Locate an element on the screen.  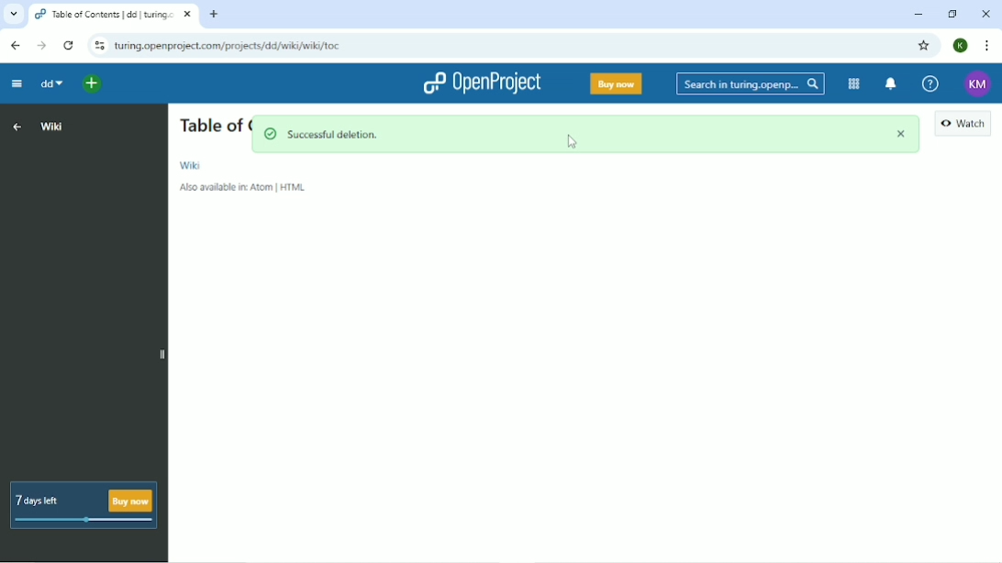
Help is located at coordinates (931, 83).